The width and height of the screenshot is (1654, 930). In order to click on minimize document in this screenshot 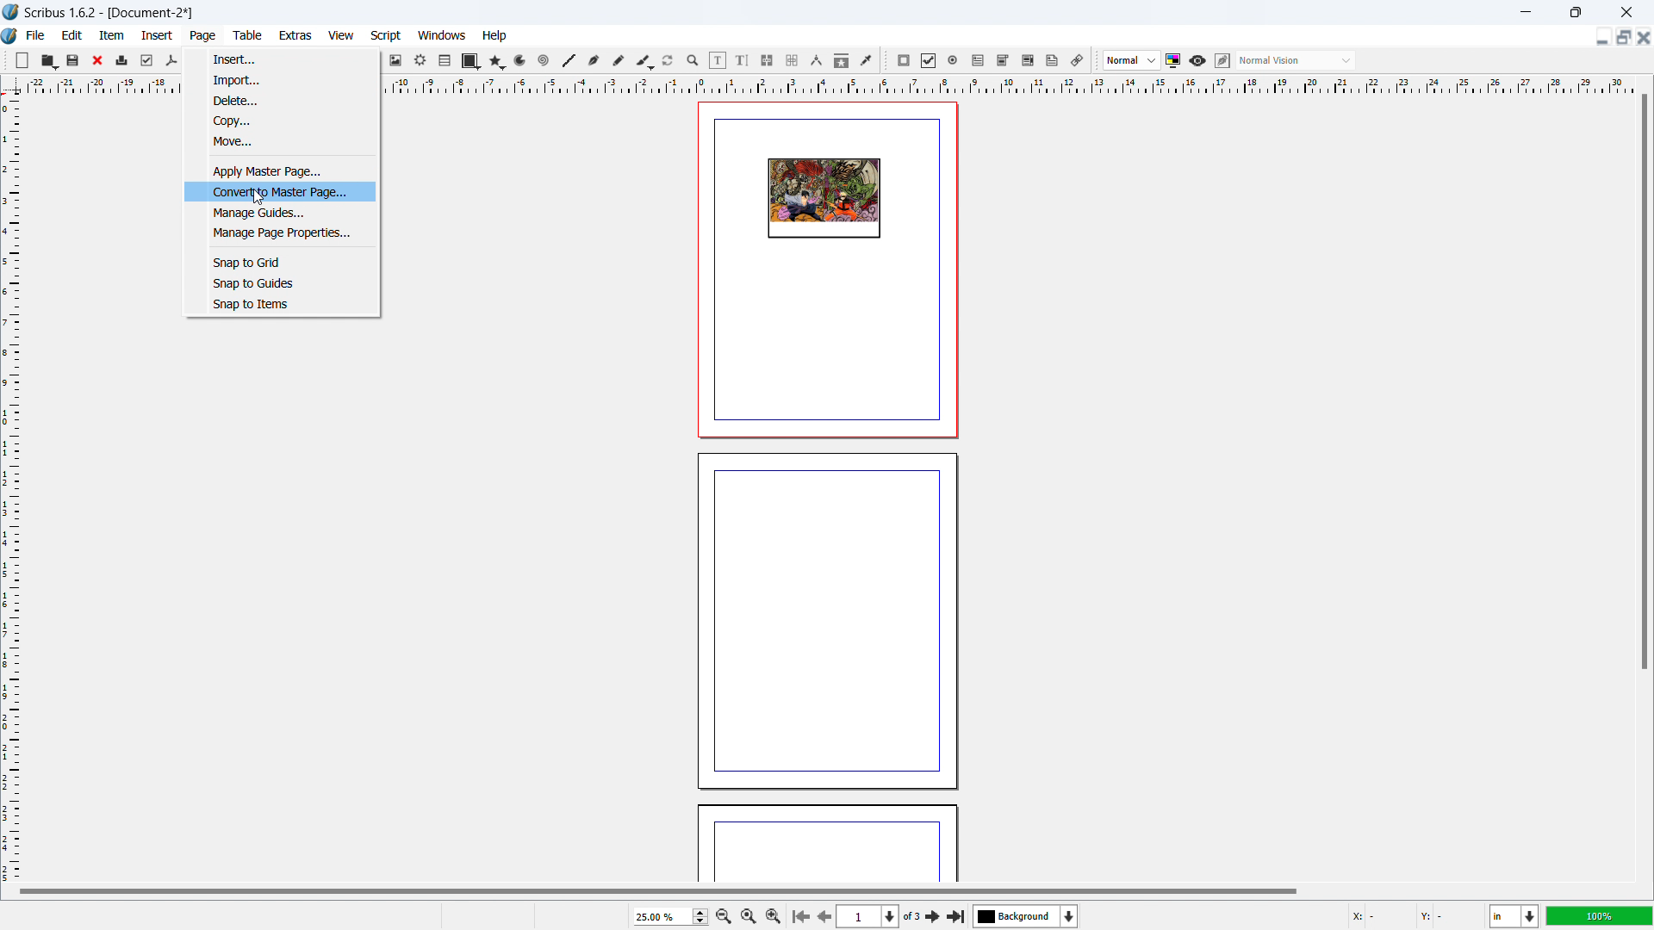, I will do `click(1600, 39)`.